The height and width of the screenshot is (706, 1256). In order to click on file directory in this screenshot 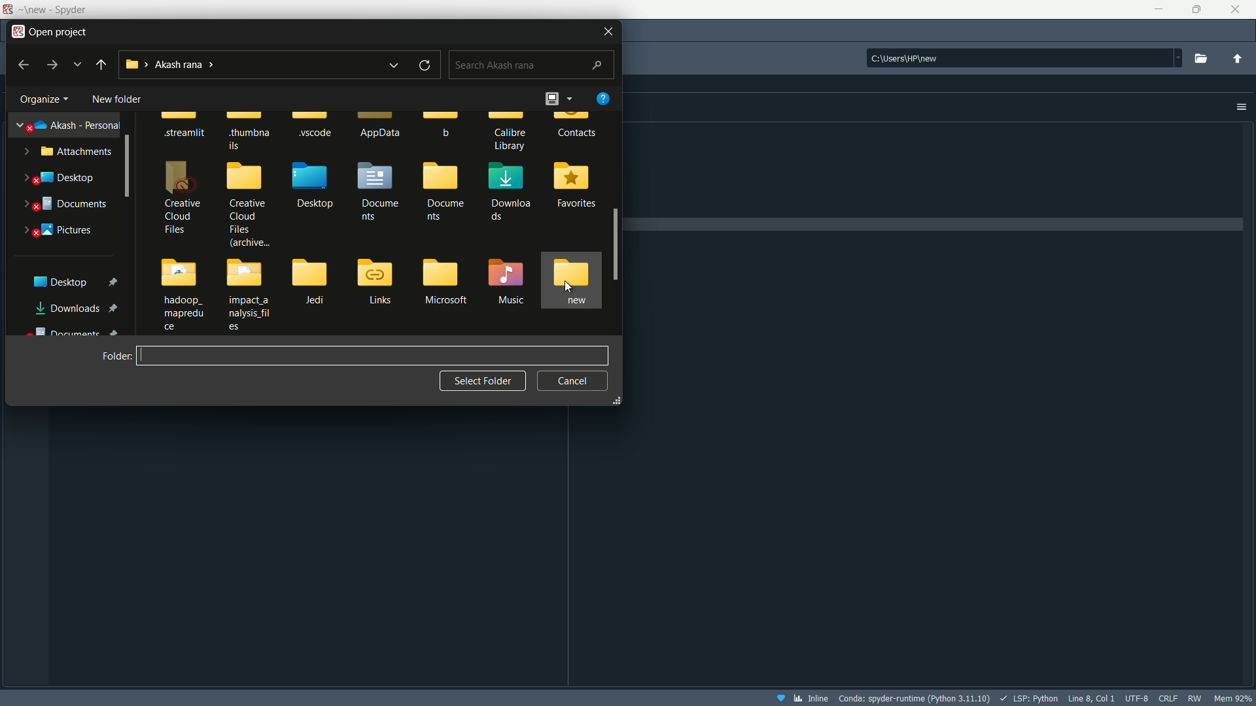, I will do `click(1024, 56)`.